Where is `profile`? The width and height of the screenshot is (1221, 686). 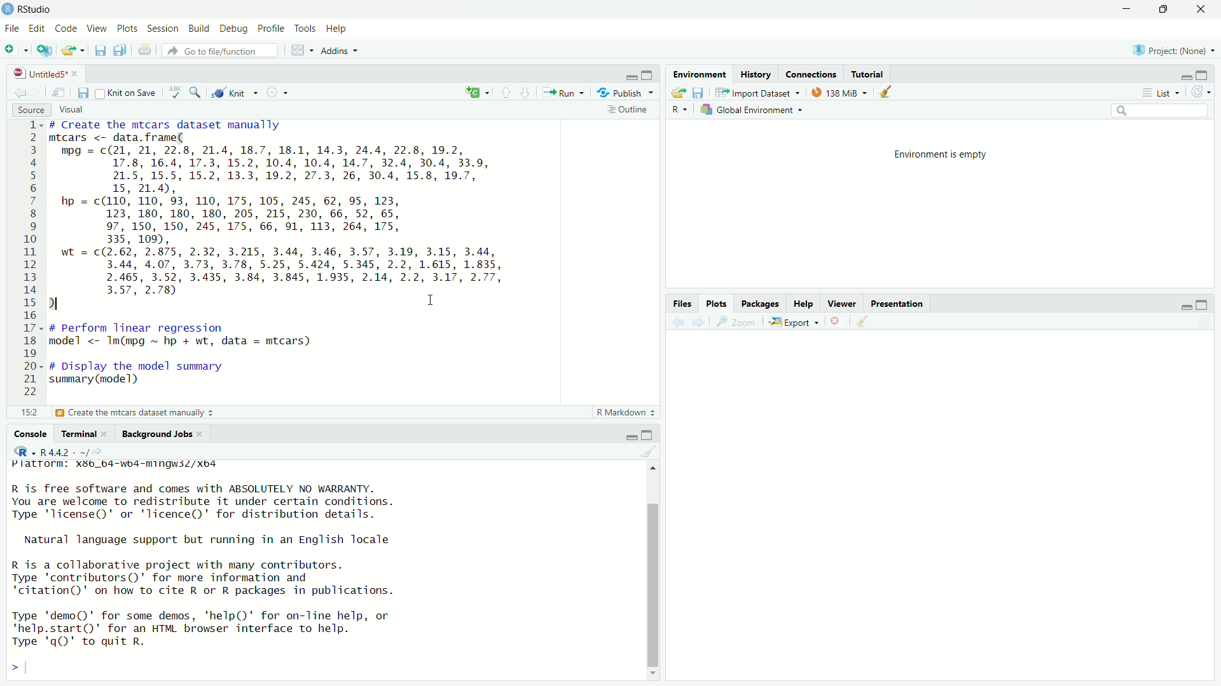 profile is located at coordinates (272, 28).